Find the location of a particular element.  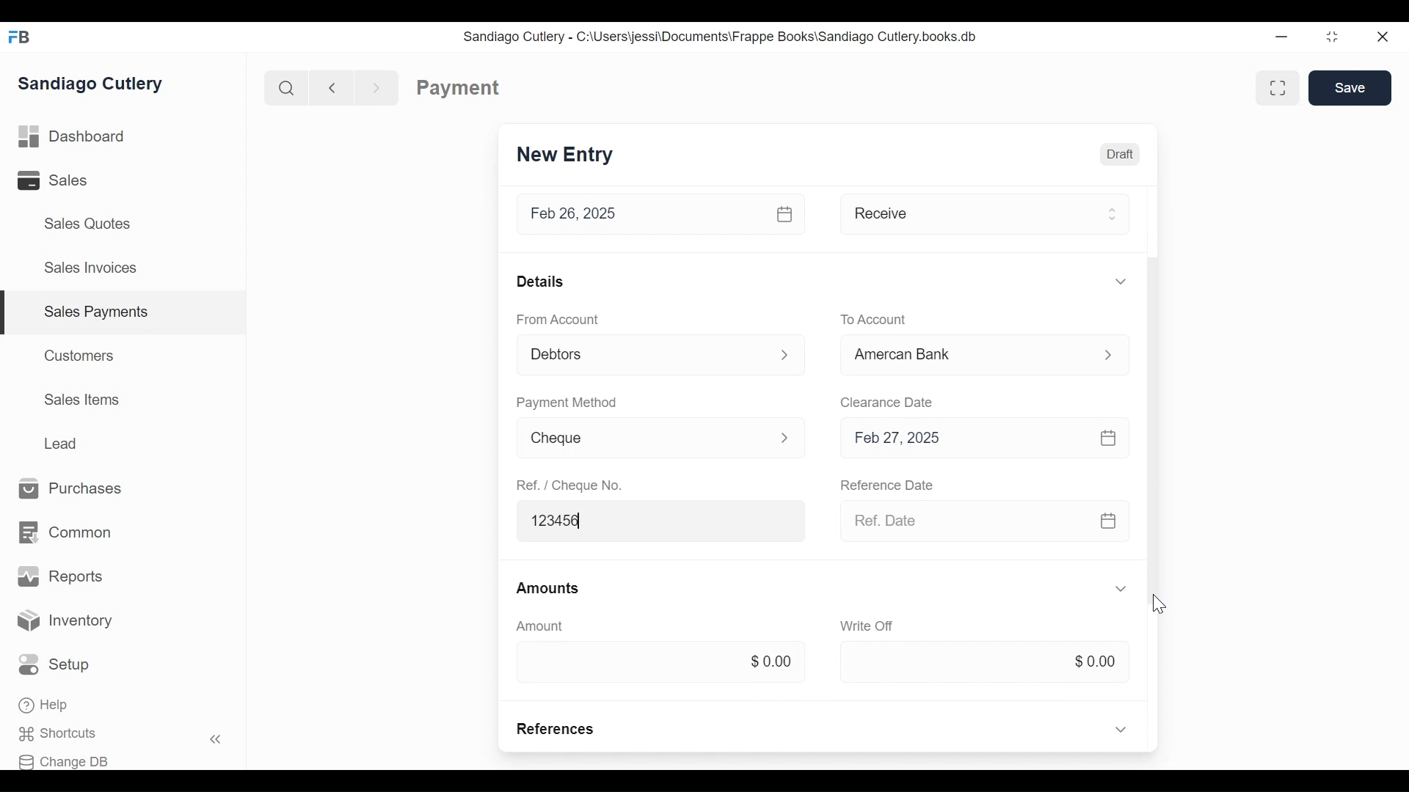

Expand is located at coordinates (1107, 354).